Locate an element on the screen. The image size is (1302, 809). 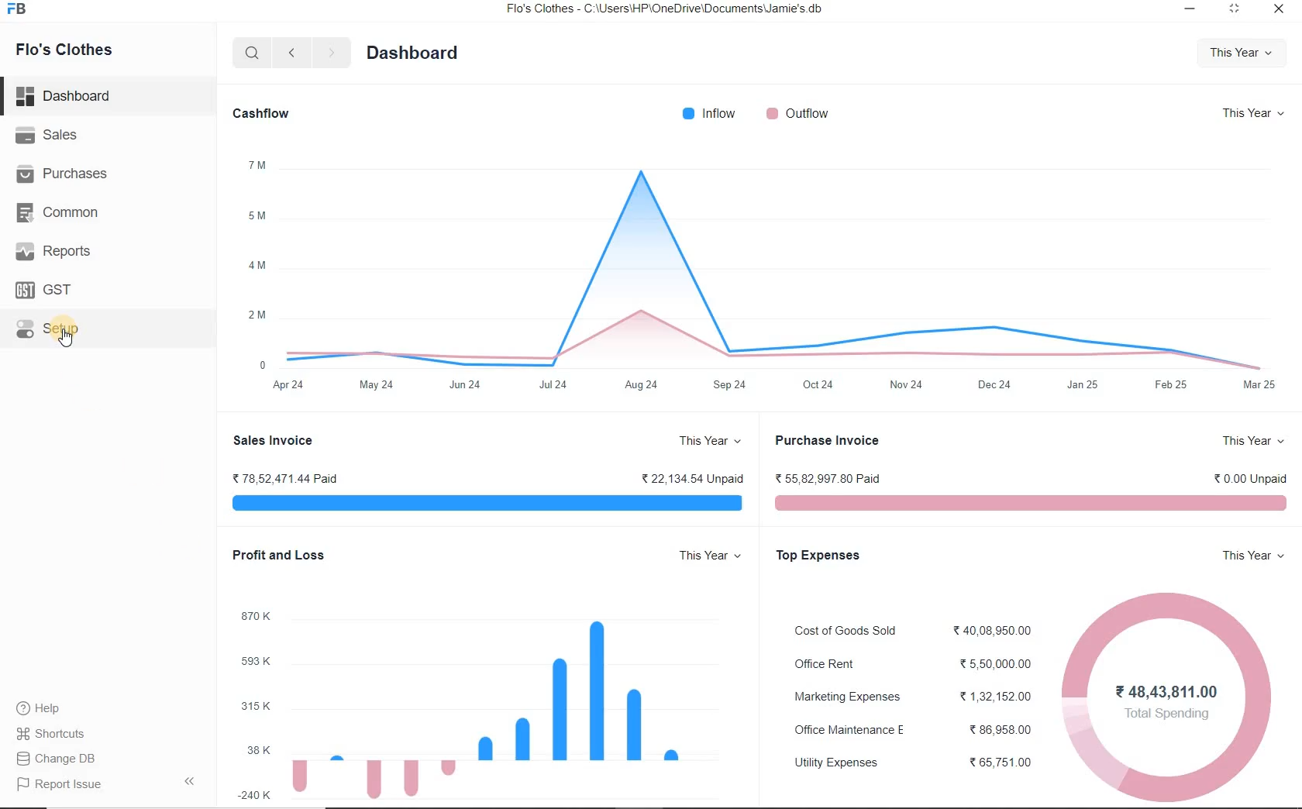
Help is located at coordinates (43, 708).